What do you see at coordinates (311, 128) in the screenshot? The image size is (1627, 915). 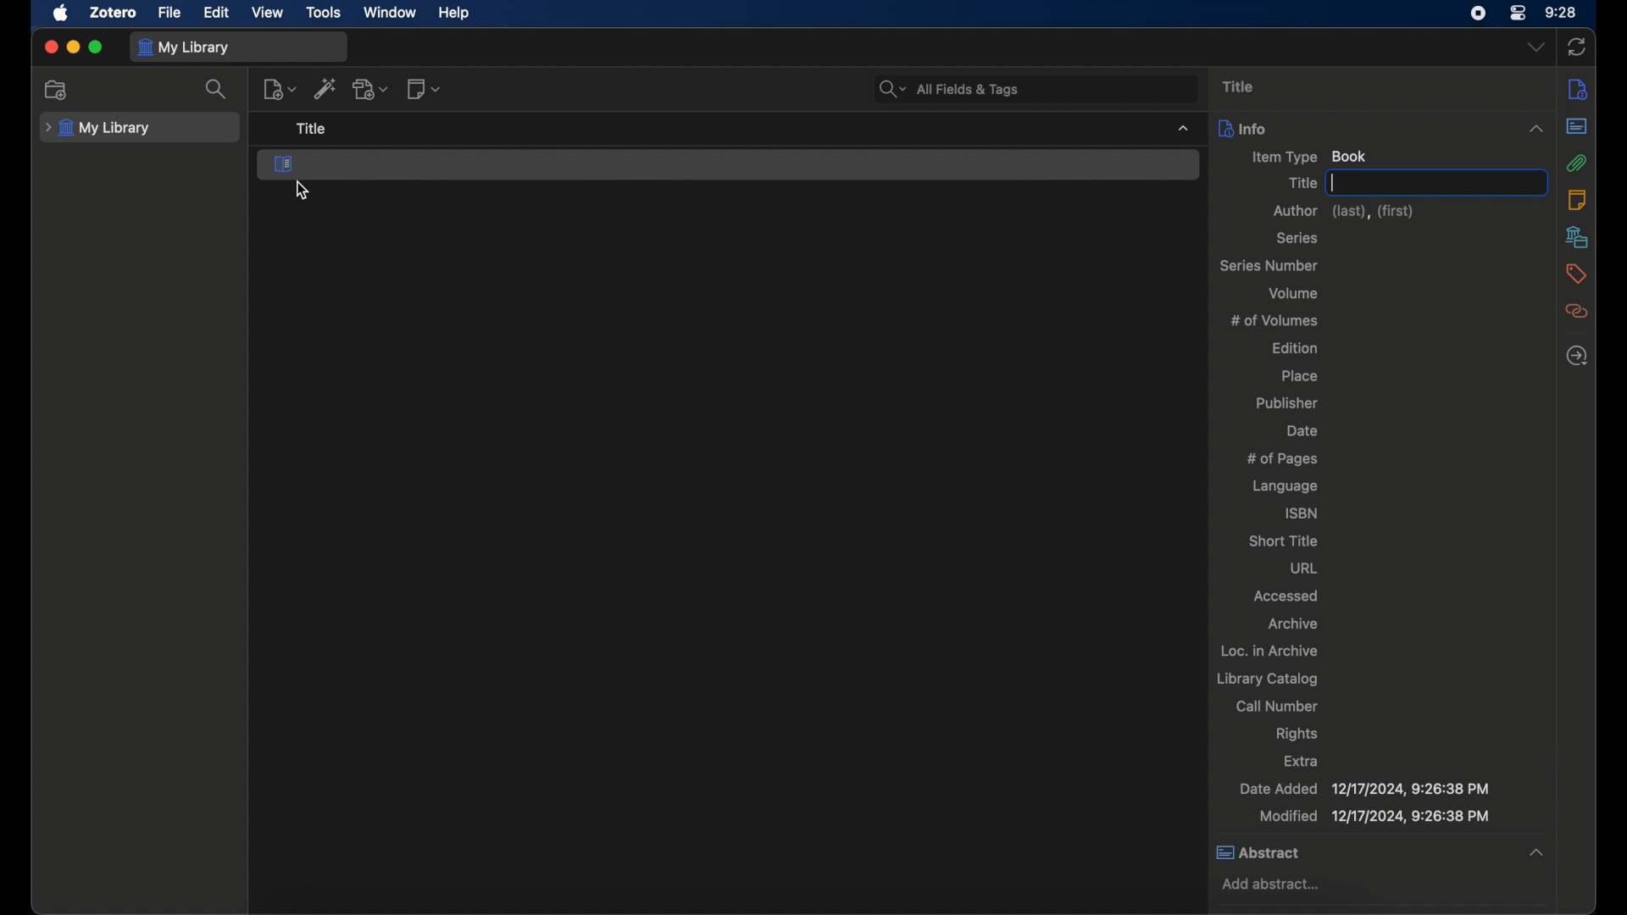 I see `title` at bounding box center [311, 128].